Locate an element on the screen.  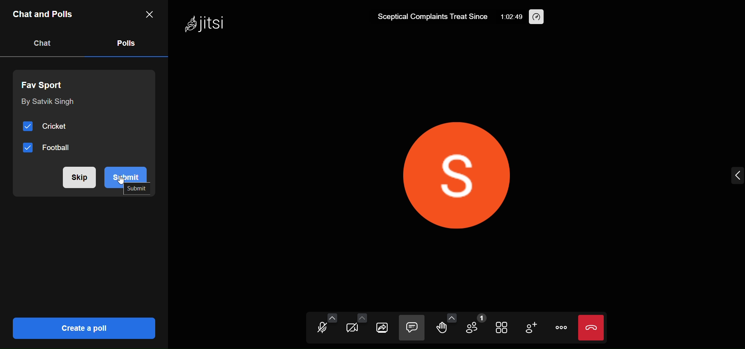
create a poll is located at coordinates (82, 328).